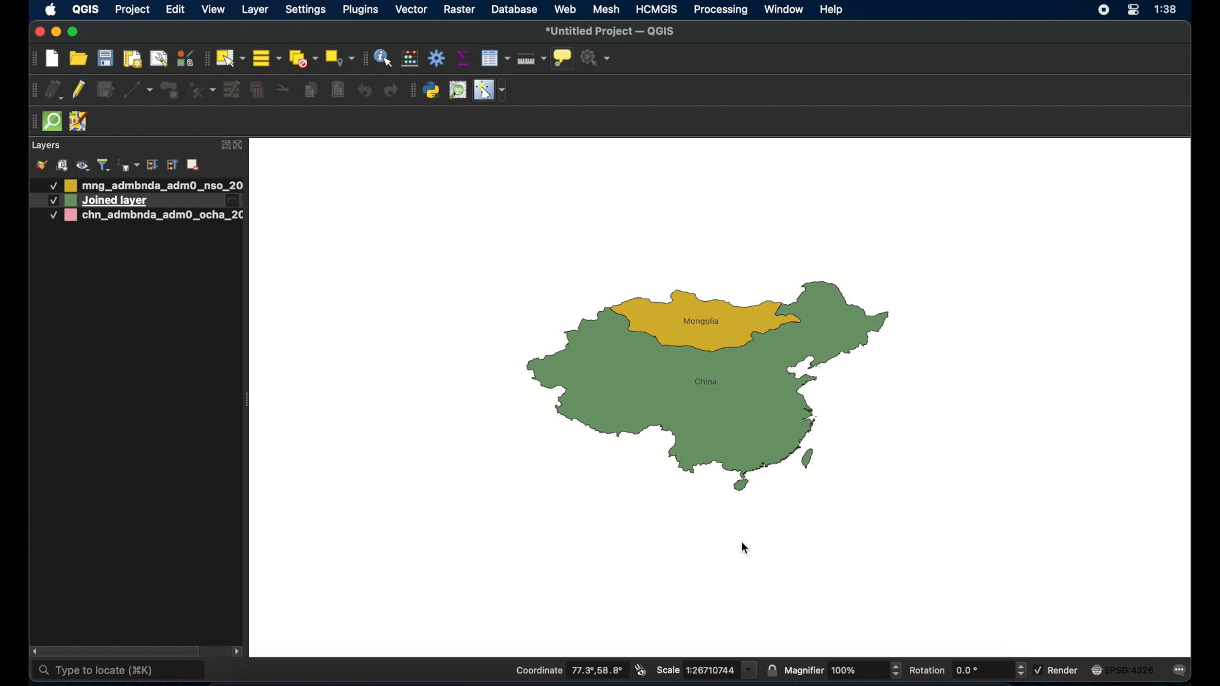 This screenshot has height=686, width=1220. I want to click on cursor, so click(749, 549).